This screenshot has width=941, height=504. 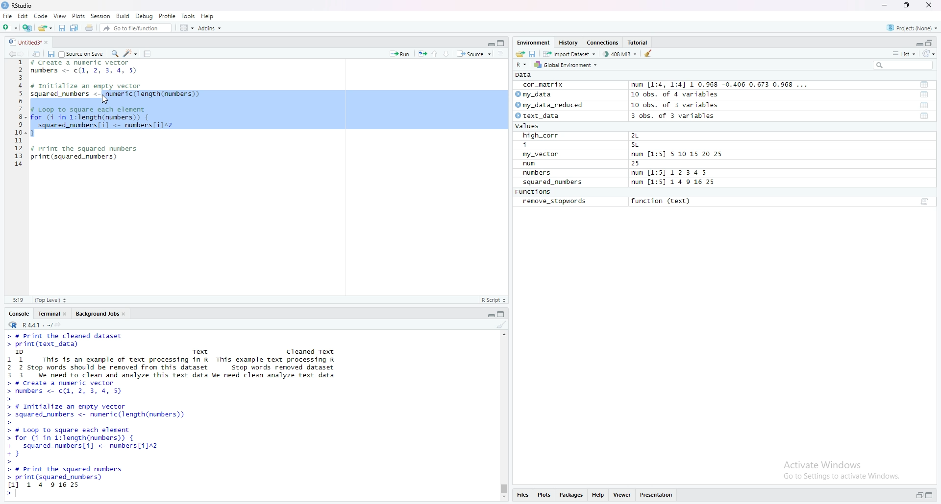 I want to click on Create a Project, so click(x=27, y=26).